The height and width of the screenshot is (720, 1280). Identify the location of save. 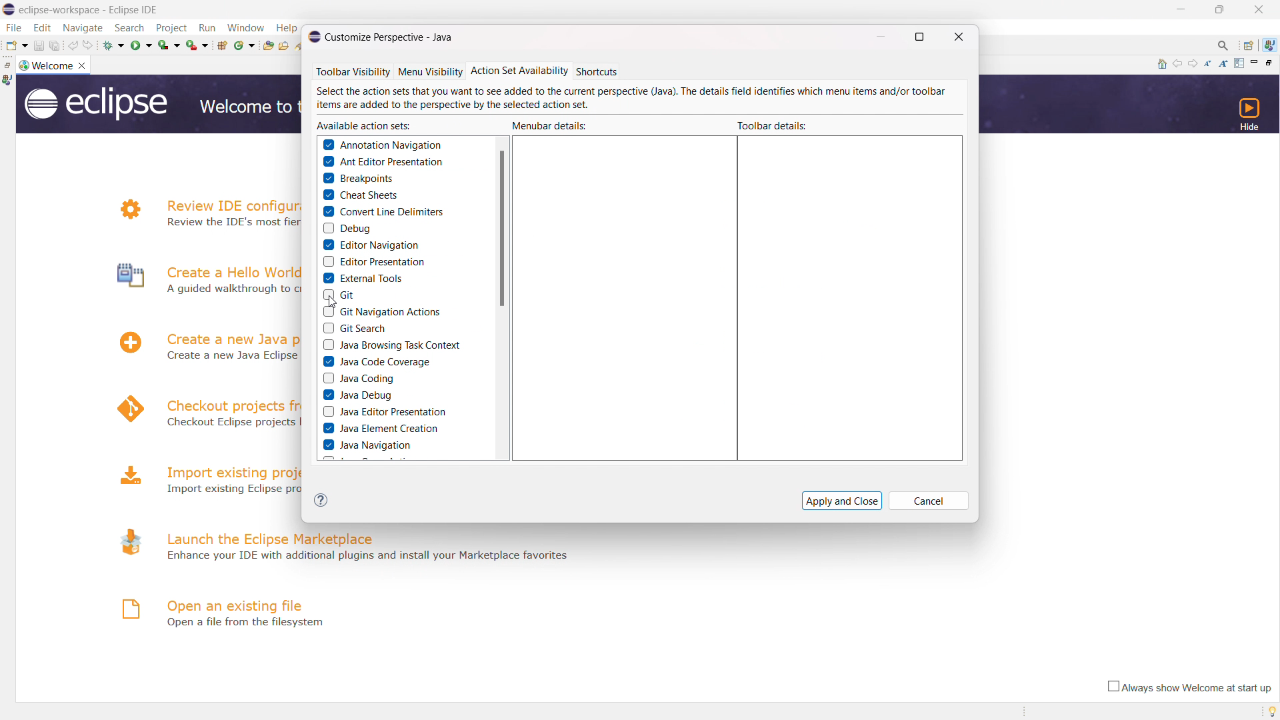
(38, 45).